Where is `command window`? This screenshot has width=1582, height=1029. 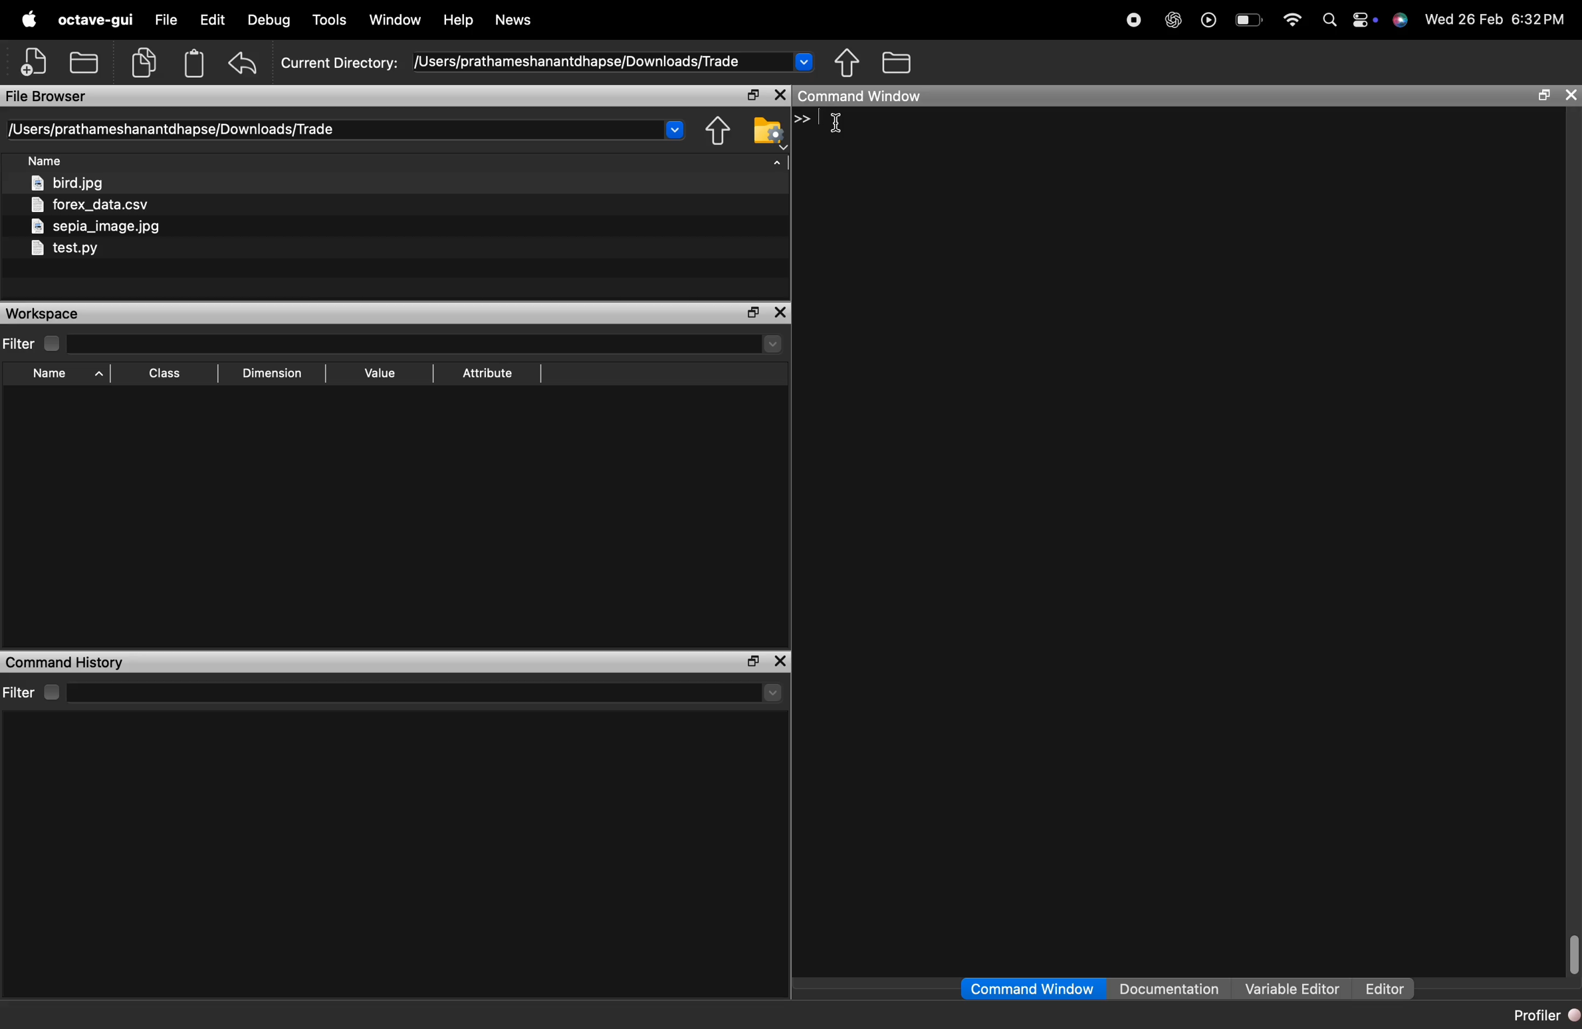
command window is located at coordinates (1034, 988).